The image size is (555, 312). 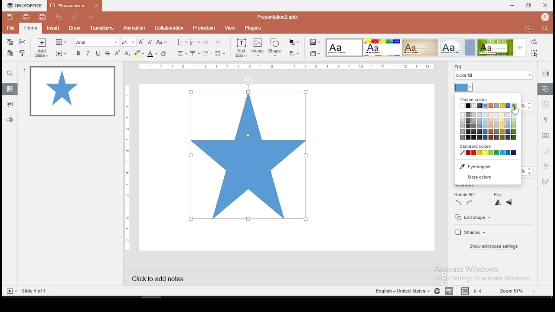 What do you see at coordinates (464, 194) in the screenshot?
I see `rotate 90` at bounding box center [464, 194].